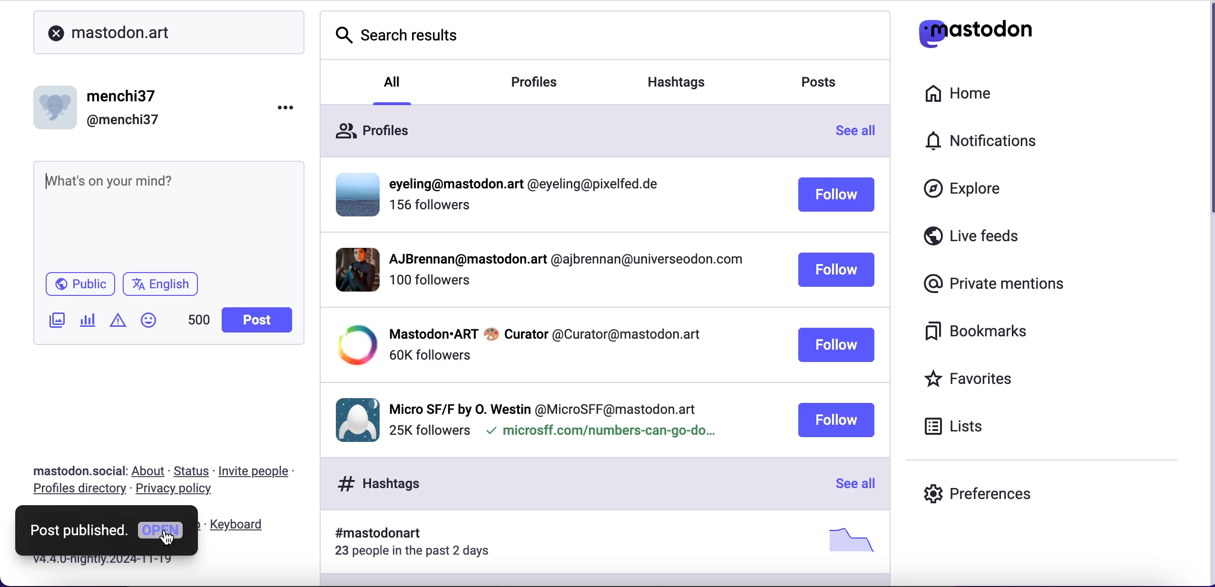  Describe the element at coordinates (162, 533) in the screenshot. I see `open` at that location.